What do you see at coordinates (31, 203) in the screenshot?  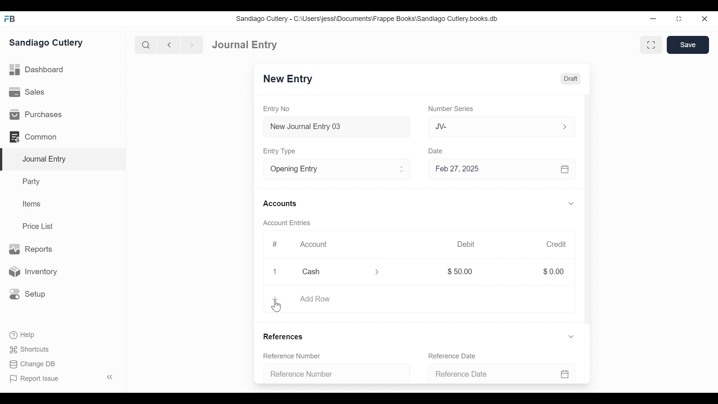 I see `Items` at bounding box center [31, 203].